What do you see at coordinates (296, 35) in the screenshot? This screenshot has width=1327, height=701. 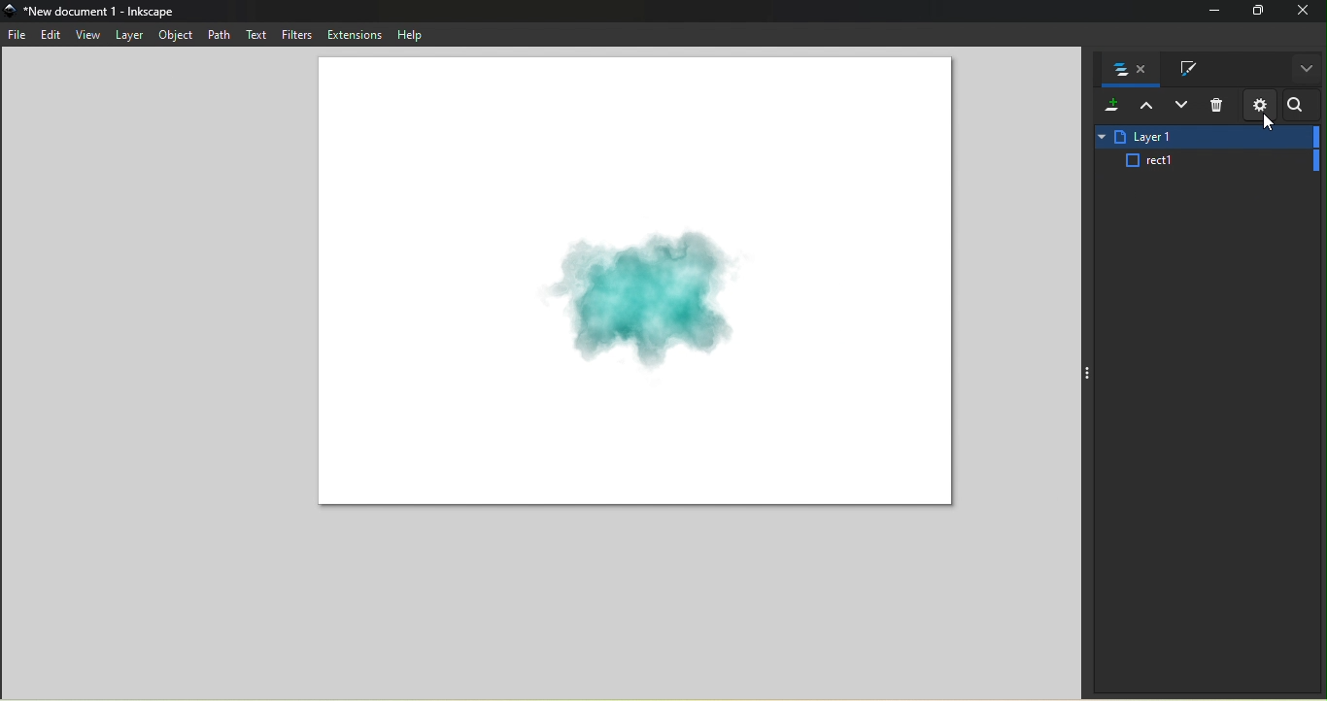 I see `Filters` at bounding box center [296, 35].